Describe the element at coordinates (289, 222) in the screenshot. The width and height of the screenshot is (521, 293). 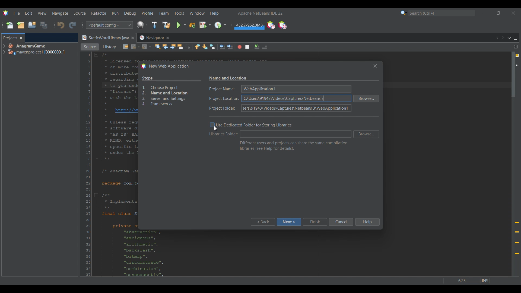
I see `Next highlighted by cursor` at that location.